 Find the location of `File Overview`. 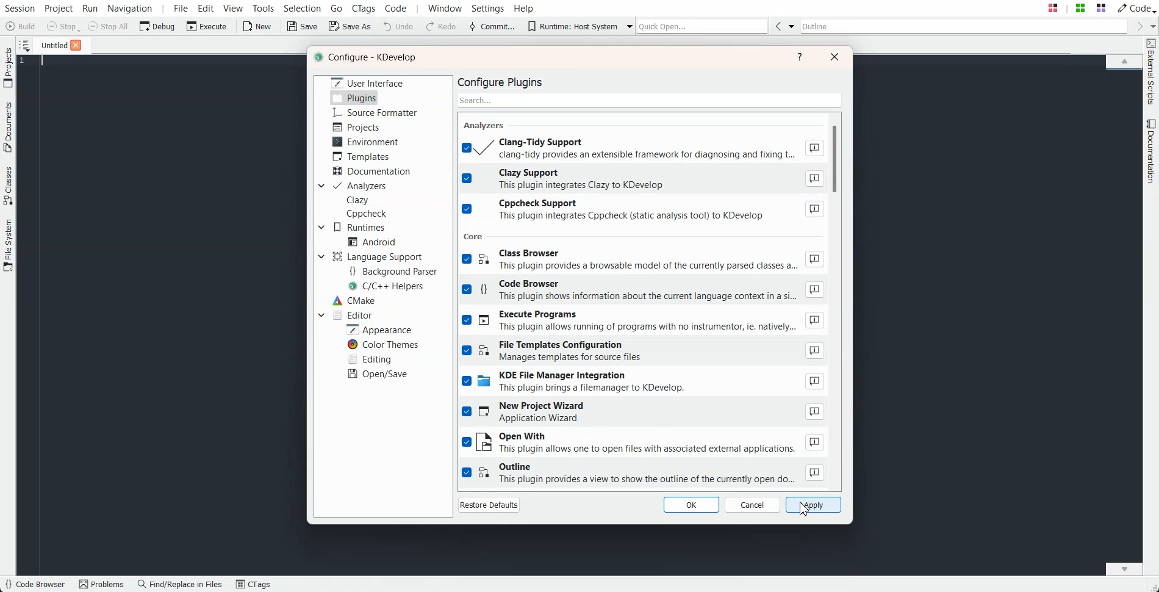

File Overview is located at coordinates (1124, 71).